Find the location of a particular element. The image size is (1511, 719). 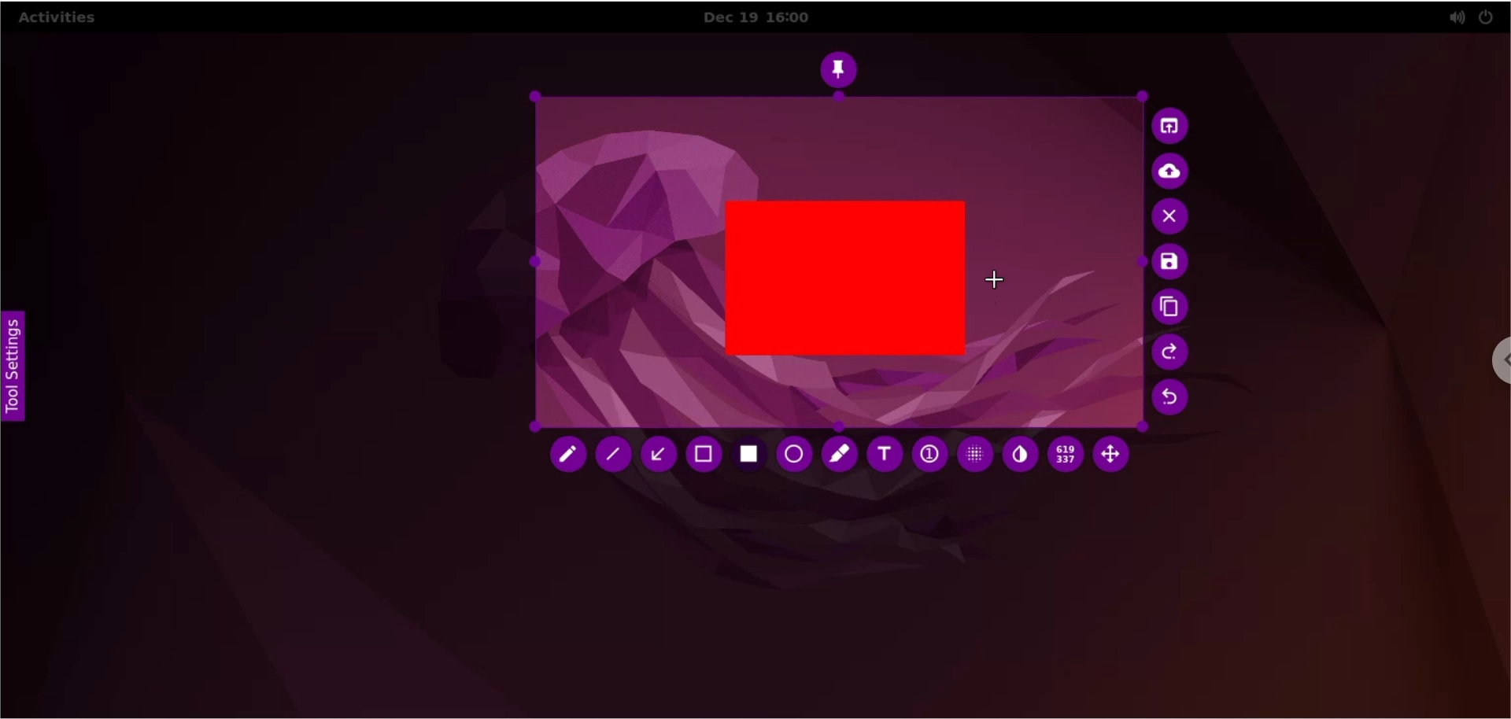

chrome options is located at coordinates (1484, 369).